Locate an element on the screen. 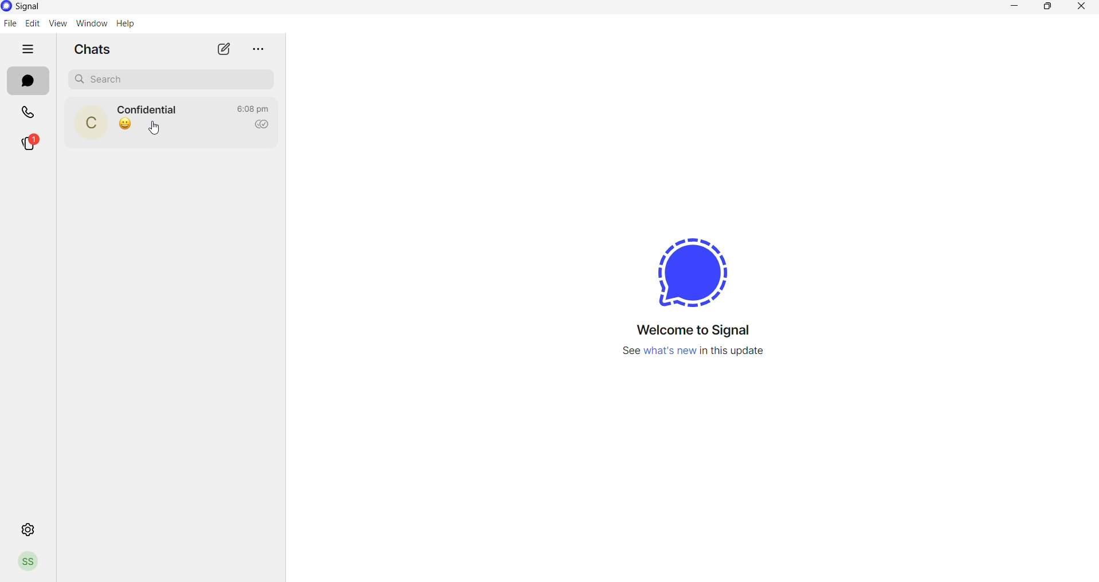 This screenshot has width=1099, height=582. close is located at coordinates (1078, 7).